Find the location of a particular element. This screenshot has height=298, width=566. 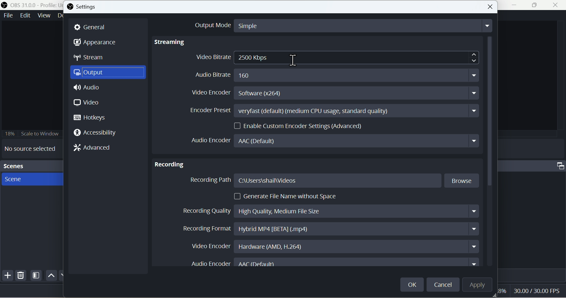

Edit is located at coordinates (25, 16).